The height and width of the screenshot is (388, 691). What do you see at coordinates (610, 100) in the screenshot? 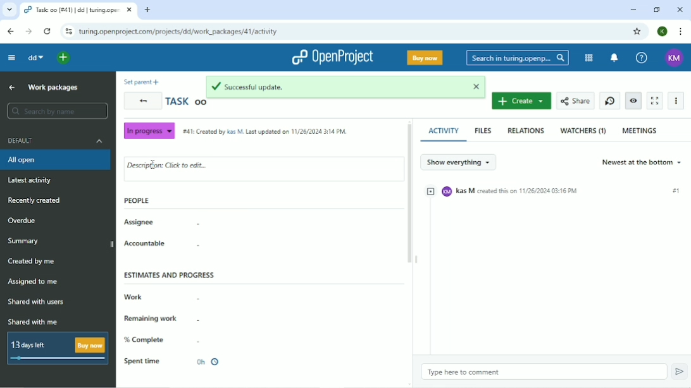
I see `Start new timer` at bounding box center [610, 100].